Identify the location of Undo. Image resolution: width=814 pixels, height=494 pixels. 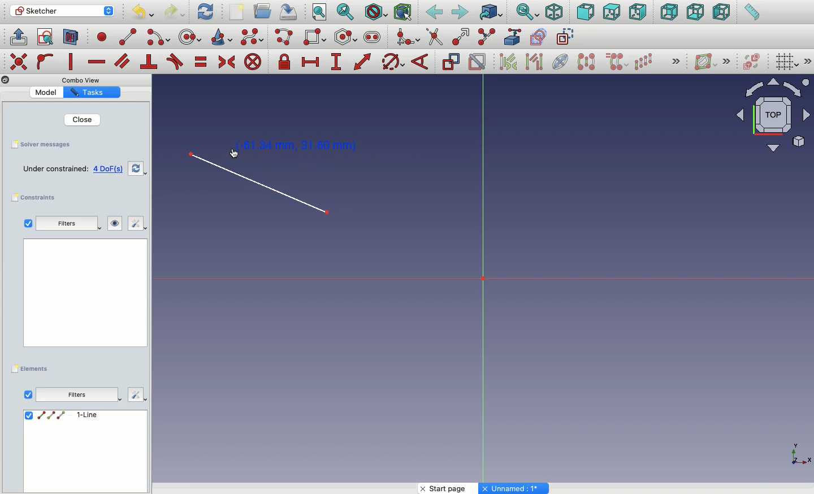
(142, 12).